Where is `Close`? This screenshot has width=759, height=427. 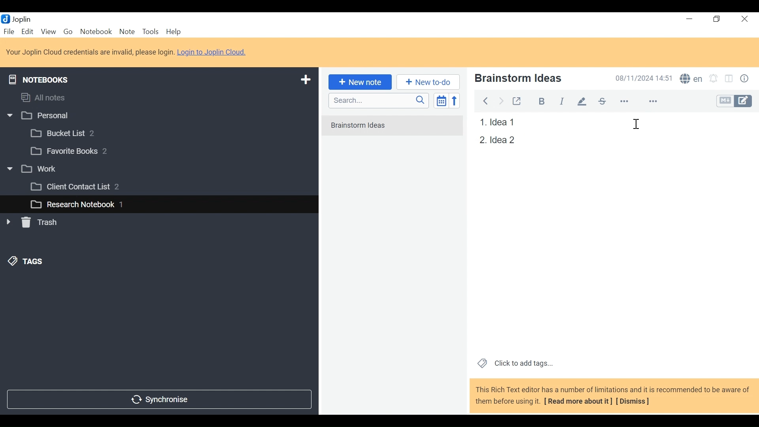
Close is located at coordinates (743, 19).